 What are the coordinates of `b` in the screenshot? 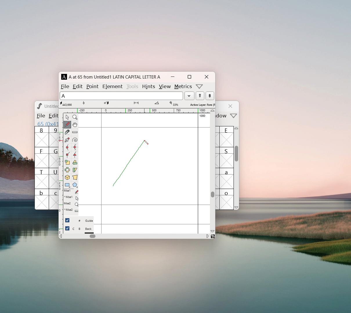 It's located at (42, 199).